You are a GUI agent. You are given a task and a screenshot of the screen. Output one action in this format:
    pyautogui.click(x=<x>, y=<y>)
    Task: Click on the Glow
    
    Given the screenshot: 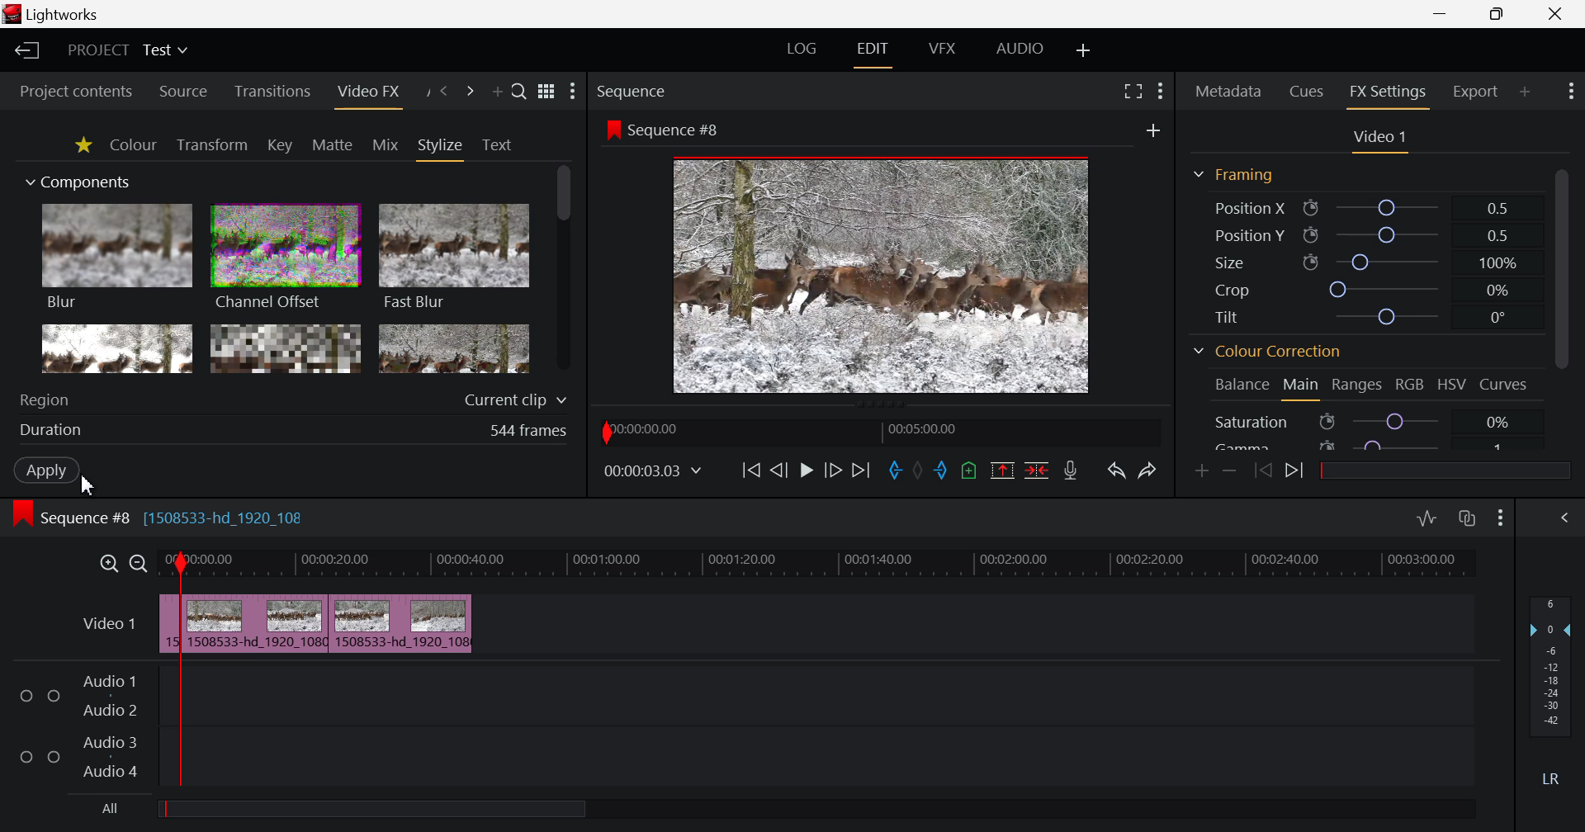 What is the action you would take?
    pyautogui.click(x=118, y=349)
    